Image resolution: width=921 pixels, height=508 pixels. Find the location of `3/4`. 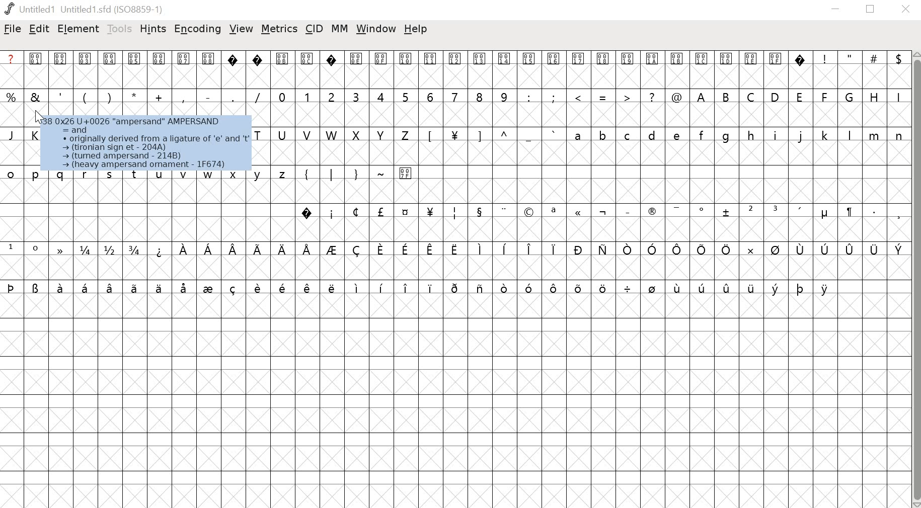

3/4 is located at coordinates (136, 249).